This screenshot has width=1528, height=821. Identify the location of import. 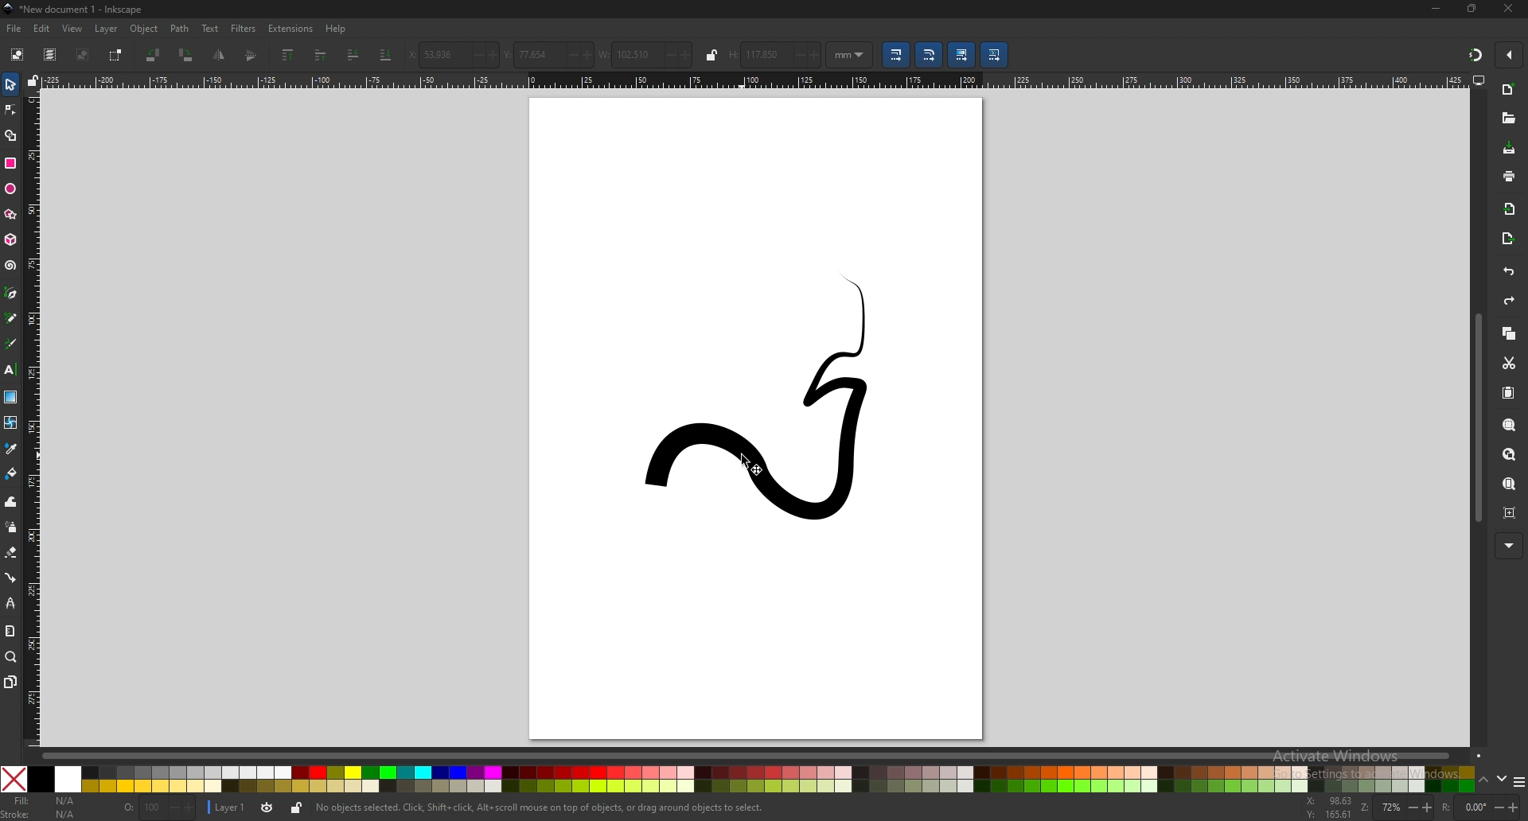
(1509, 210).